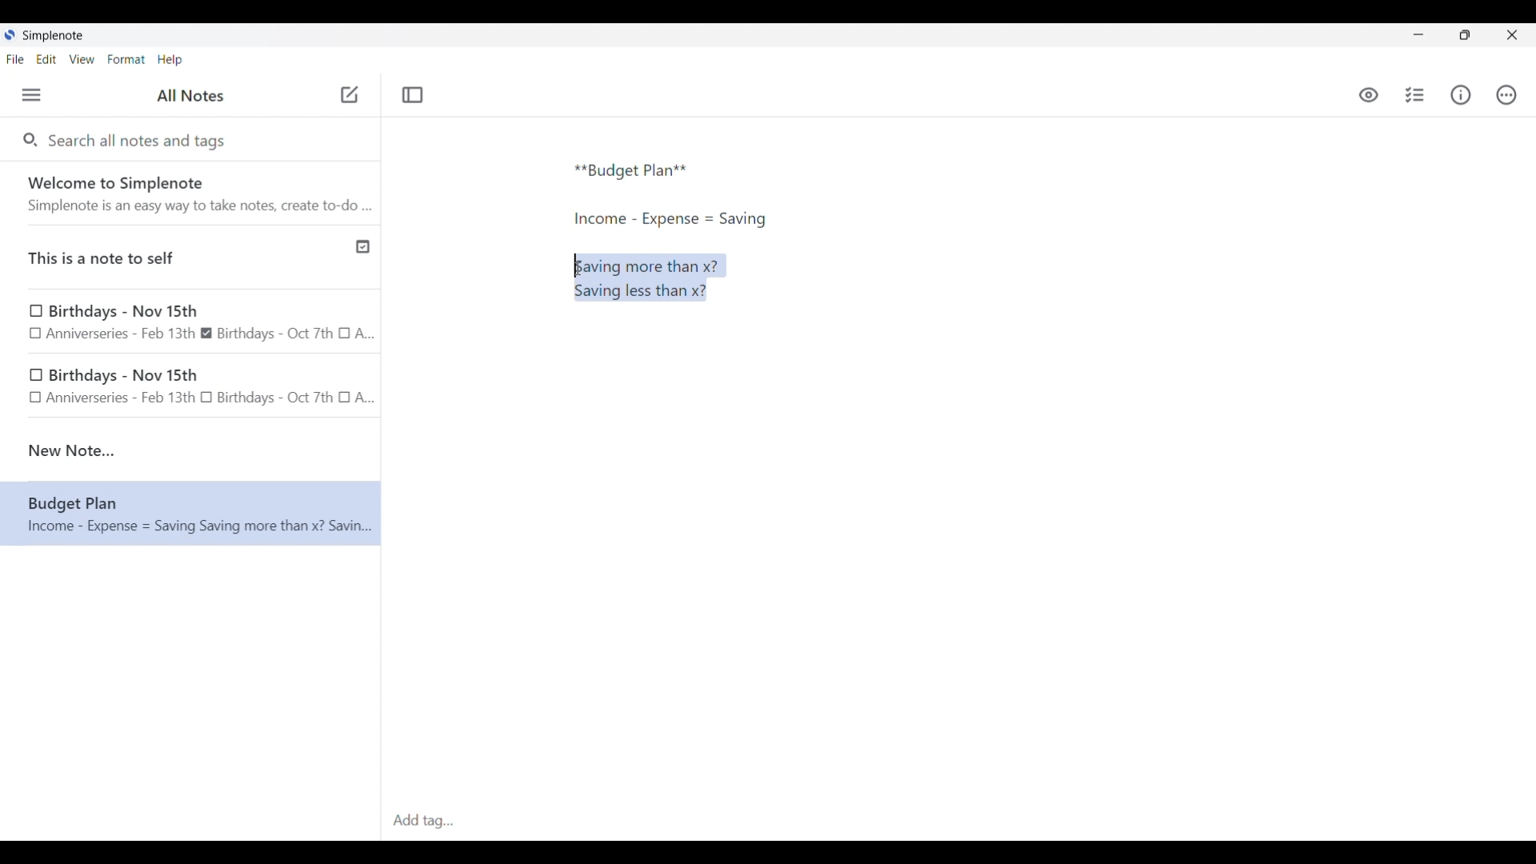  I want to click on Click to type in tags, so click(958, 822).